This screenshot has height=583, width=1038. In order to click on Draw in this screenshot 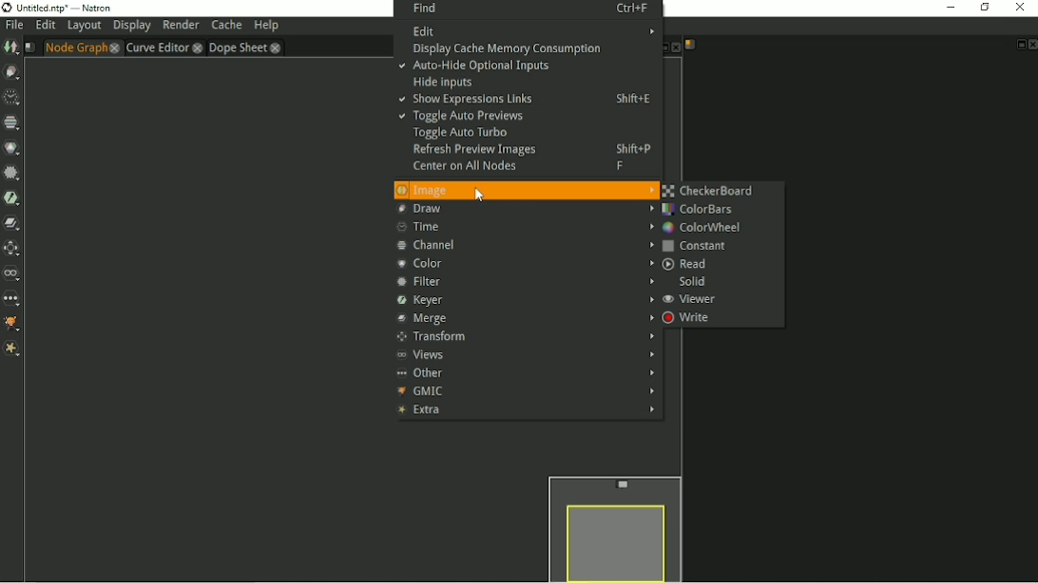, I will do `click(12, 72)`.